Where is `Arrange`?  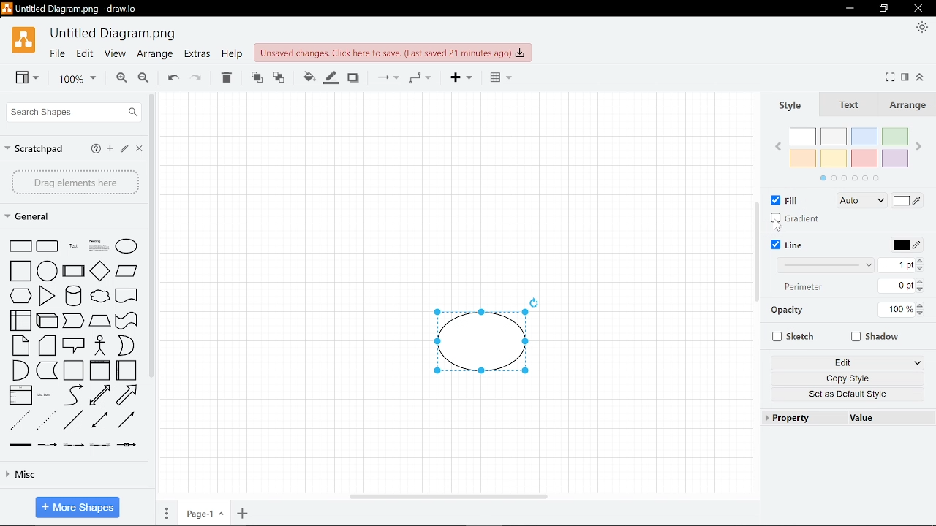 Arrange is located at coordinates (155, 55).